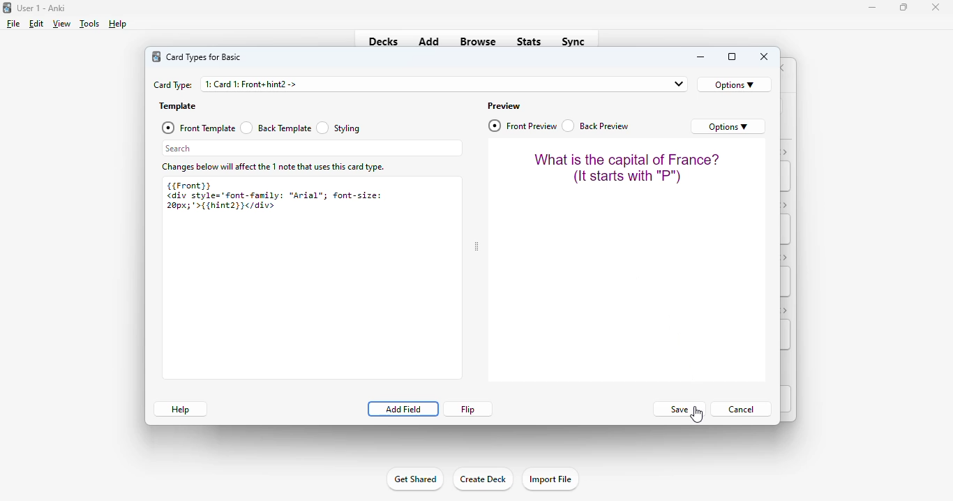 The width and height of the screenshot is (953, 501). Describe the element at coordinates (414, 479) in the screenshot. I see `get shared` at that location.